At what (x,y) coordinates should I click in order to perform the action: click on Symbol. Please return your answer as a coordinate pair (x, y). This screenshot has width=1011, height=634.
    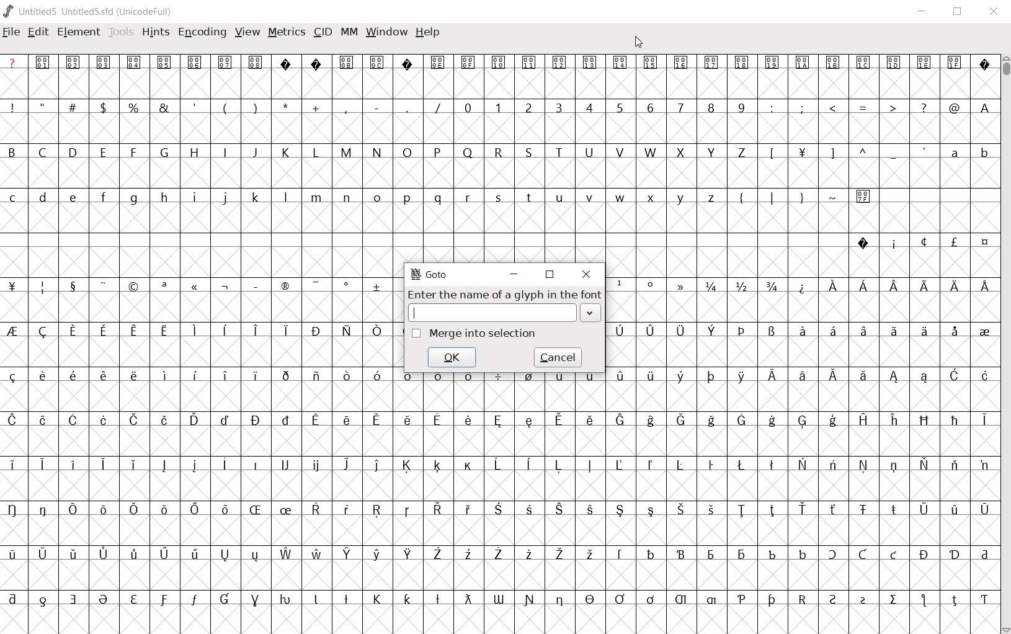
    Looking at the image, I should click on (650, 329).